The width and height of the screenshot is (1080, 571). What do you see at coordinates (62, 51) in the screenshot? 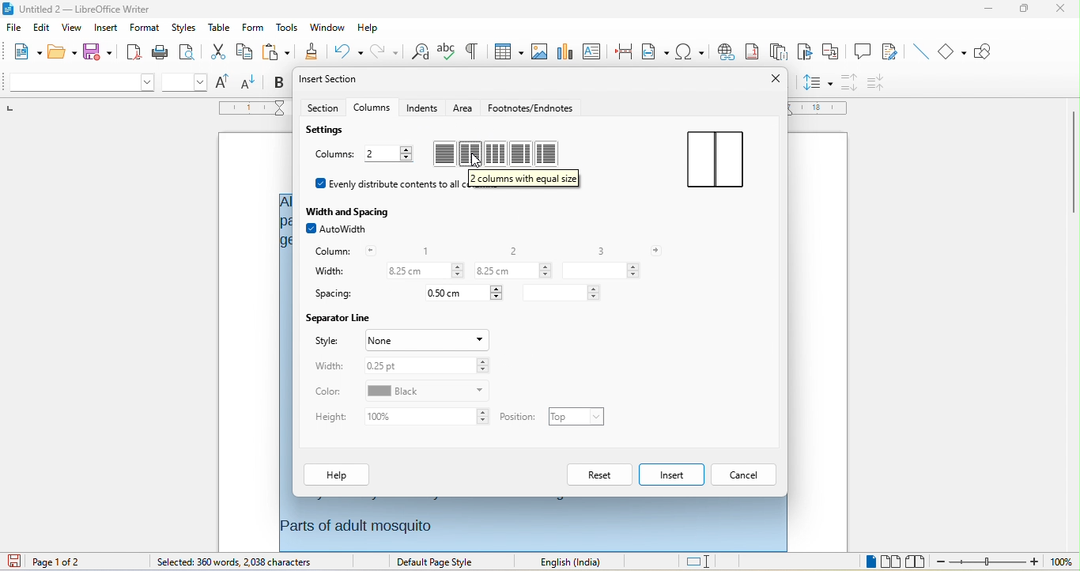
I see `open` at bounding box center [62, 51].